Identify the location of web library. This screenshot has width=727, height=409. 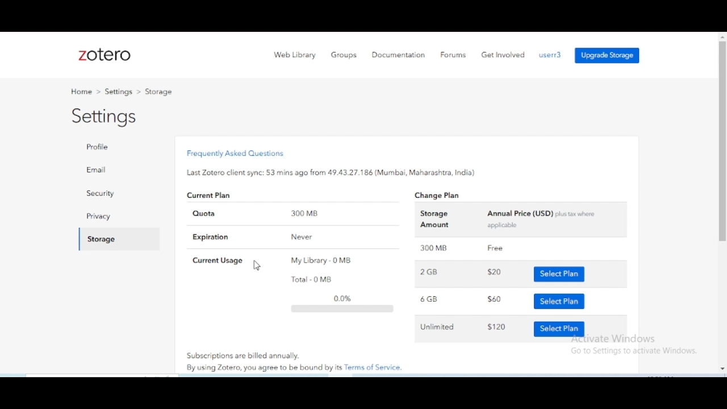
(296, 55).